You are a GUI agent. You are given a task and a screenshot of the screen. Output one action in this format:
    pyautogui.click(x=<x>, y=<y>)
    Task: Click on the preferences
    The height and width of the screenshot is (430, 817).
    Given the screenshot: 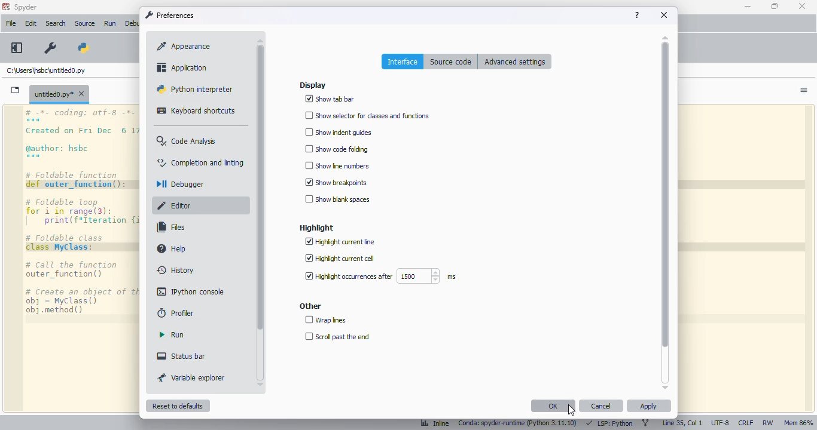 What is the action you would take?
    pyautogui.click(x=49, y=48)
    